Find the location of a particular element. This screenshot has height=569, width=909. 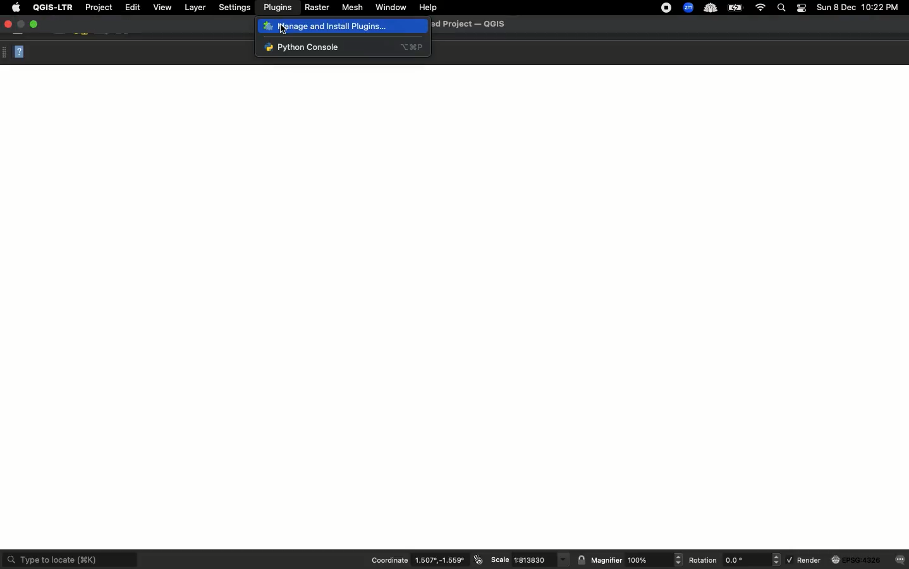

Plugins is located at coordinates (276, 8).